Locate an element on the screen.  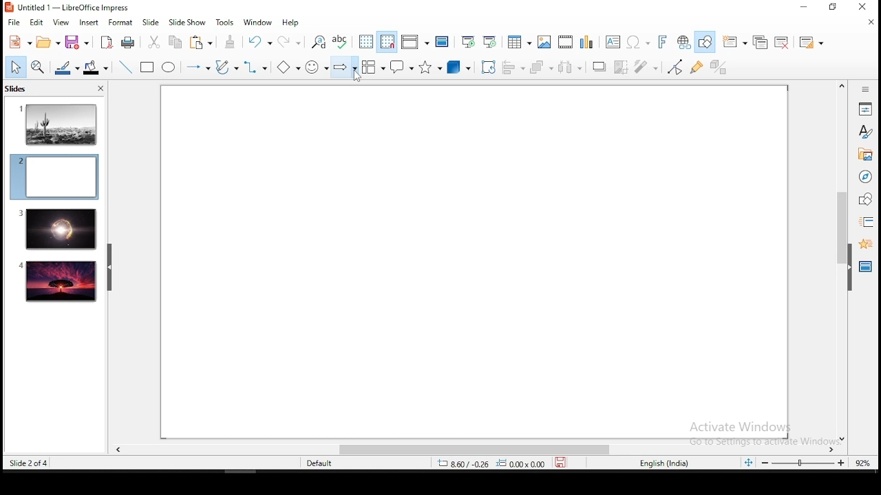
redo is located at coordinates (291, 40).